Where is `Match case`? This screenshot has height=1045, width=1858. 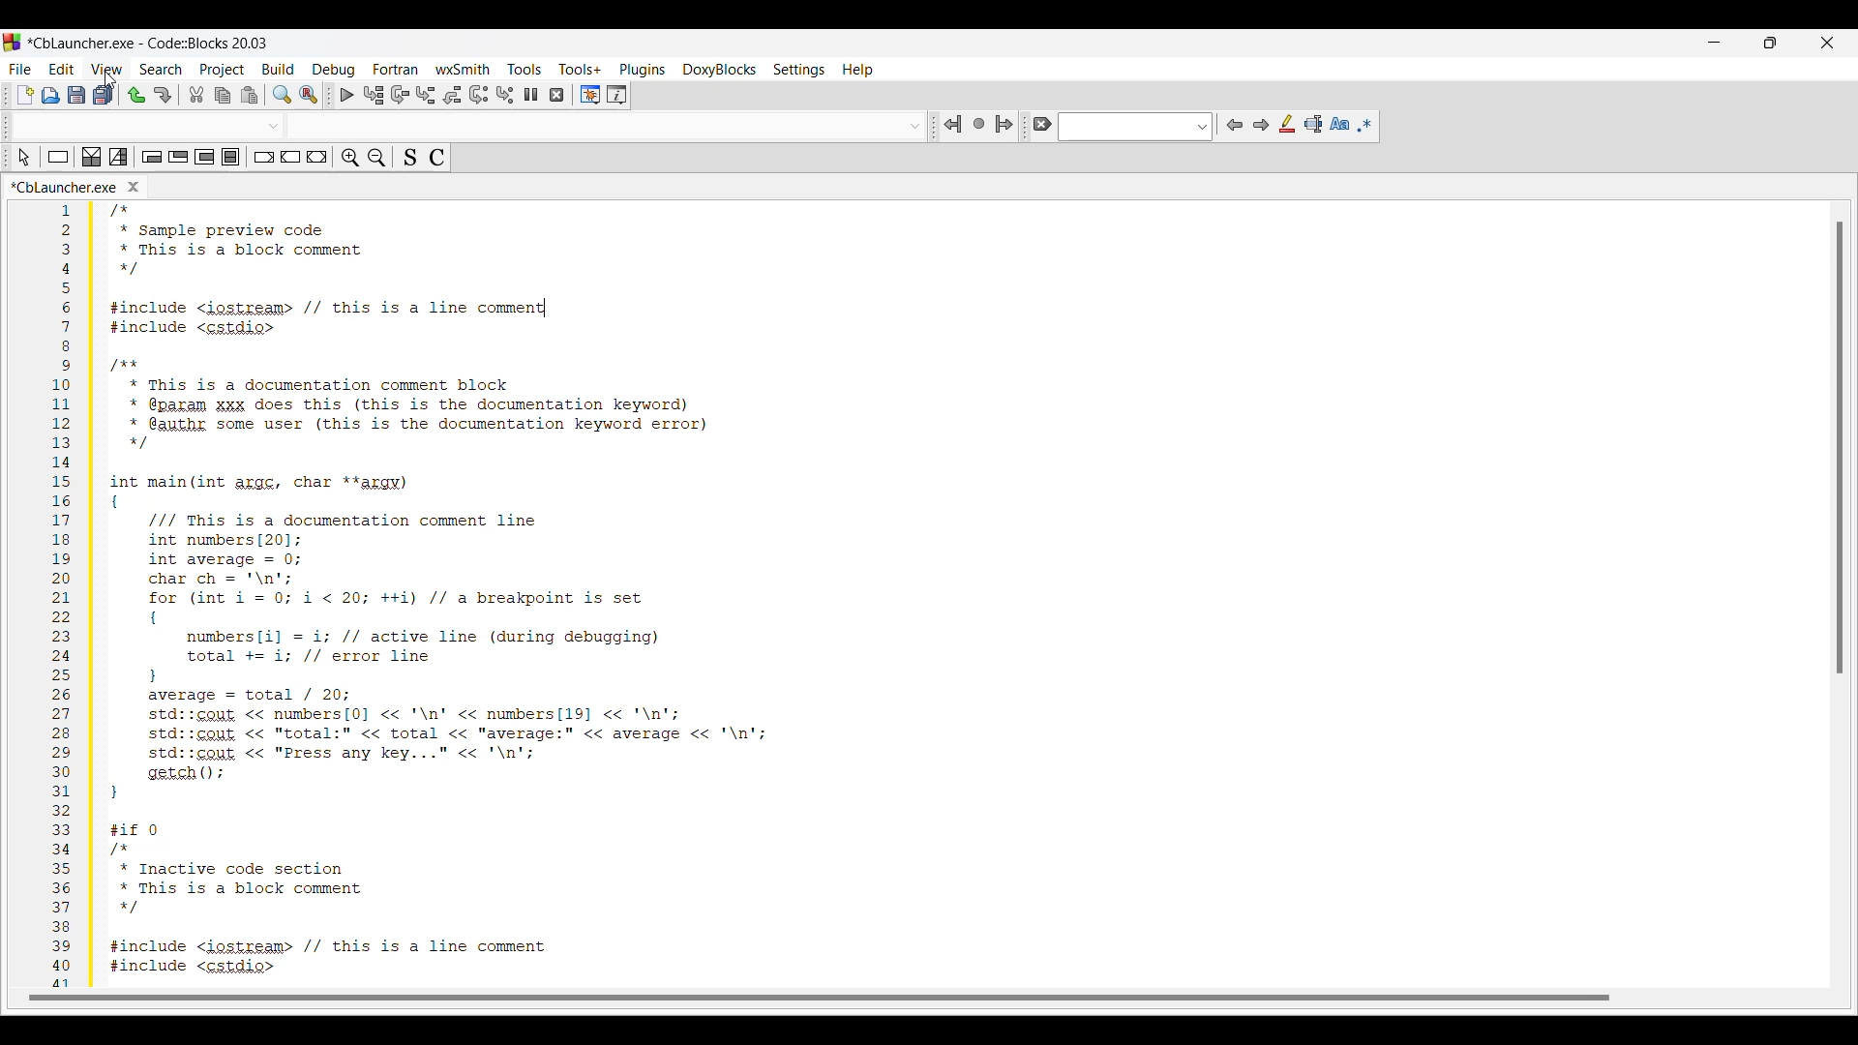 Match case is located at coordinates (1339, 124).